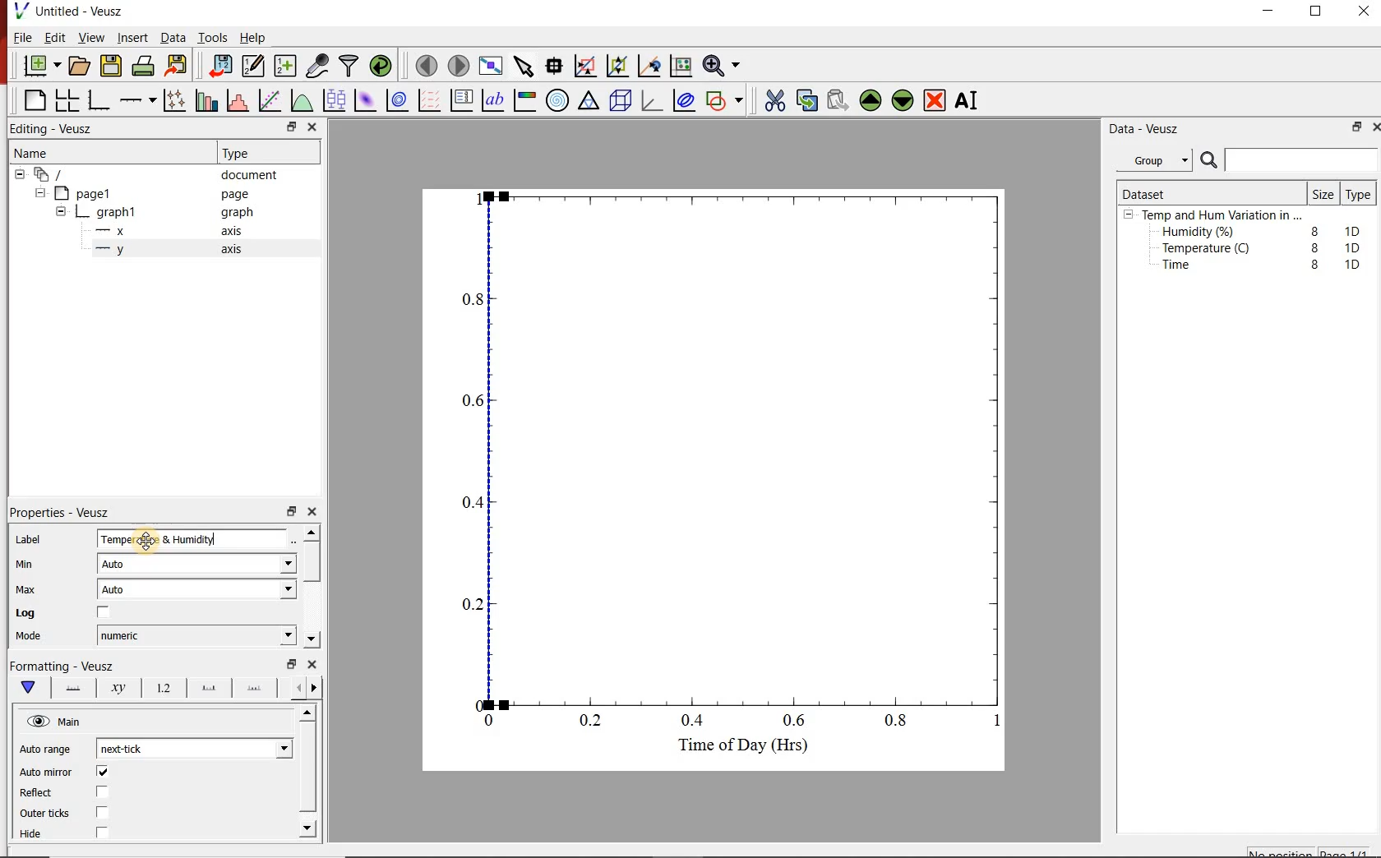 The image size is (1381, 858). What do you see at coordinates (1148, 129) in the screenshot?
I see `Data - Veusz` at bounding box center [1148, 129].